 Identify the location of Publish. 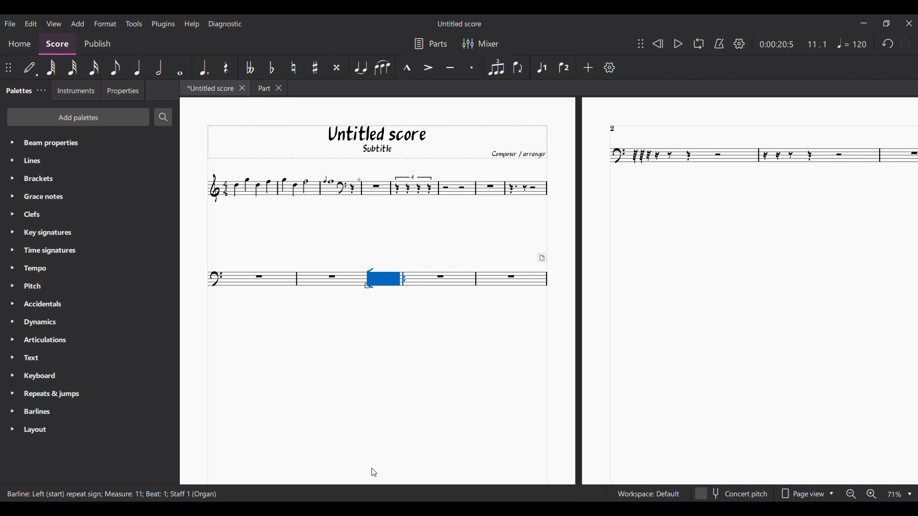
(97, 44).